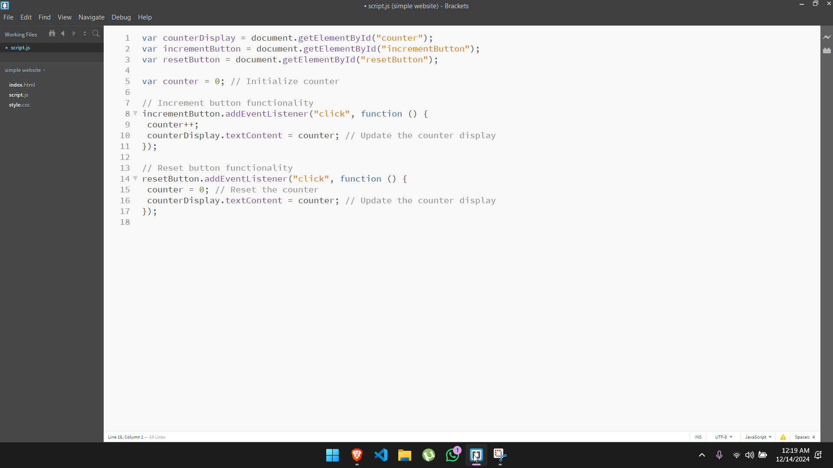  What do you see at coordinates (500, 457) in the screenshot?
I see `snipping tool` at bounding box center [500, 457].